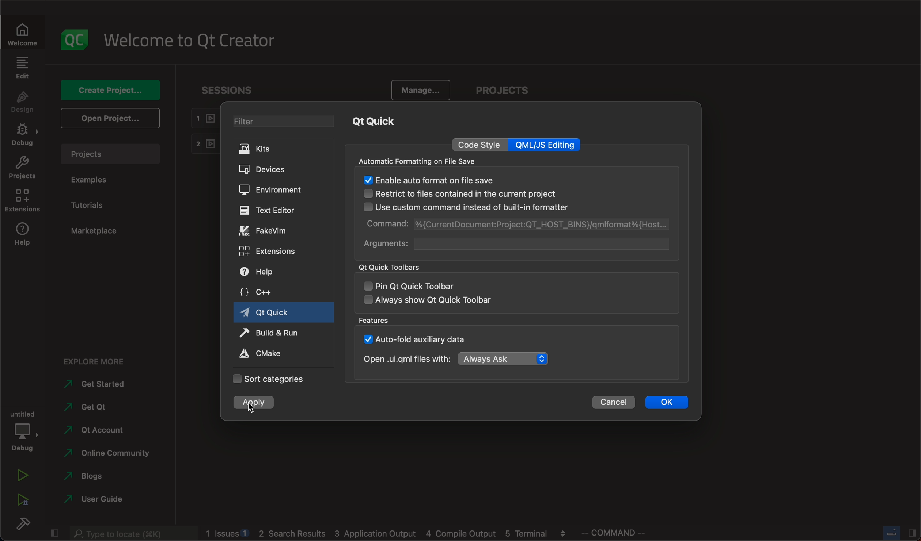 The height and width of the screenshot is (541, 921). What do you see at coordinates (22, 168) in the screenshot?
I see `projects` at bounding box center [22, 168].